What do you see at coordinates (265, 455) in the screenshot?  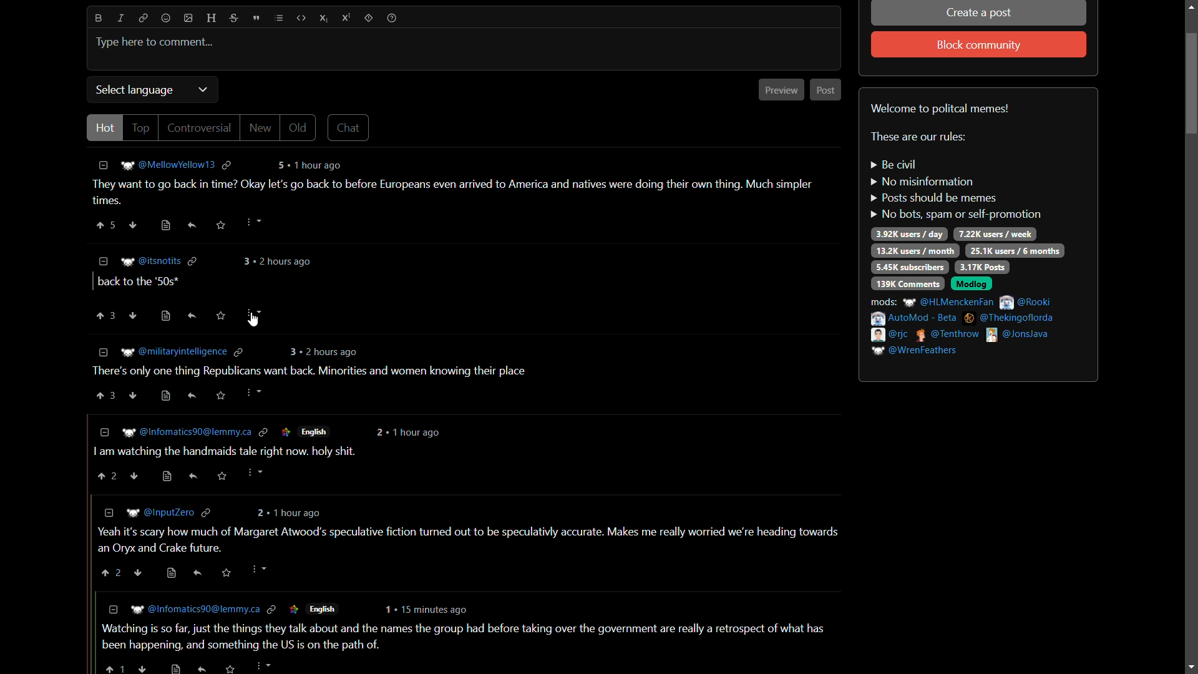 I see `comment-4` at bounding box center [265, 455].